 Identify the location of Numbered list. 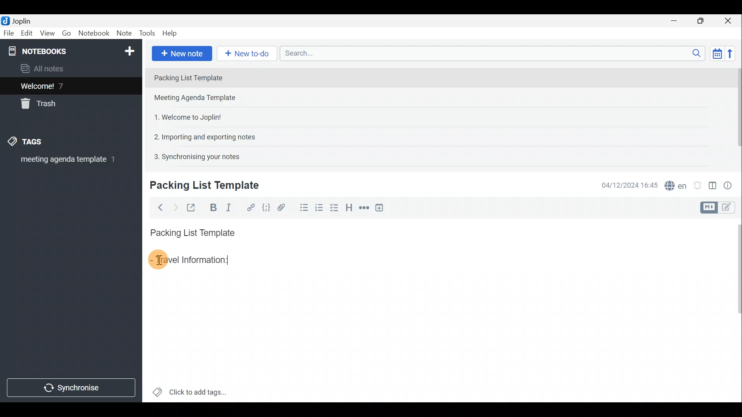
(321, 210).